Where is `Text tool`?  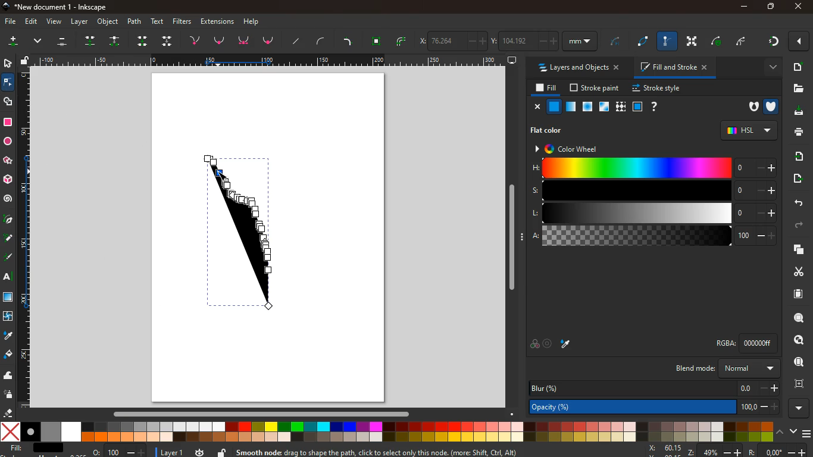
Text tool is located at coordinates (11, 277).